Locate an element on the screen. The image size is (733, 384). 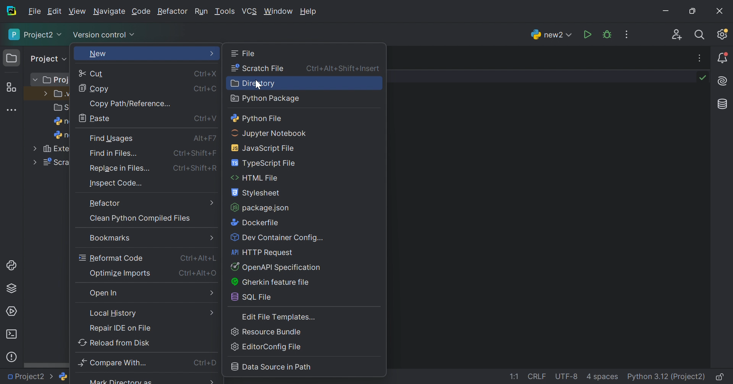
Version control is located at coordinates (105, 36).